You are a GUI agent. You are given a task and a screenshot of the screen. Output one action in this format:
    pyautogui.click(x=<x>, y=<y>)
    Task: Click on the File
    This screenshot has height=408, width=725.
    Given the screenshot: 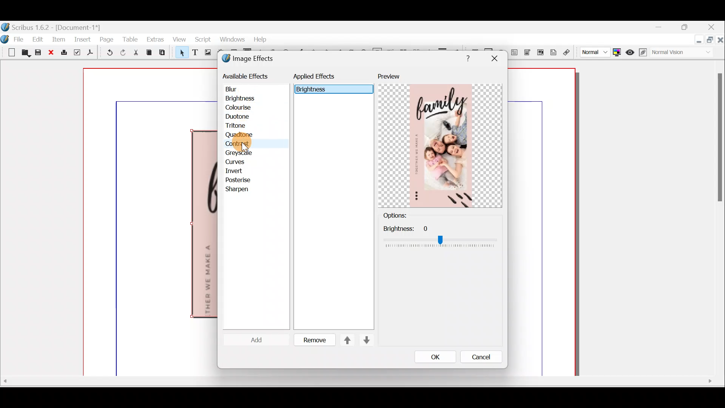 What is the action you would take?
    pyautogui.click(x=21, y=39)
    